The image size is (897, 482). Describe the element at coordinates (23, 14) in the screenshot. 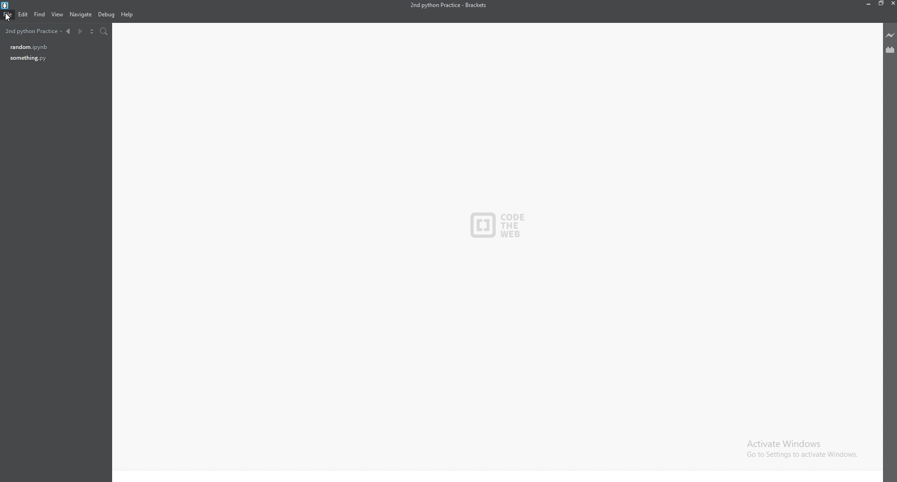

I see `edit` at that location.